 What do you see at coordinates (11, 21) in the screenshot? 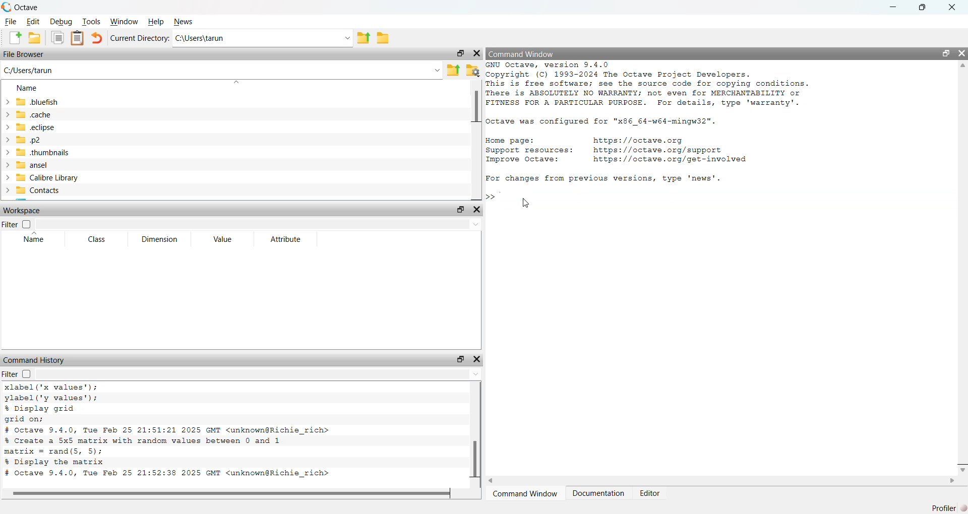
I see `File` at bounding box center [11, 21].